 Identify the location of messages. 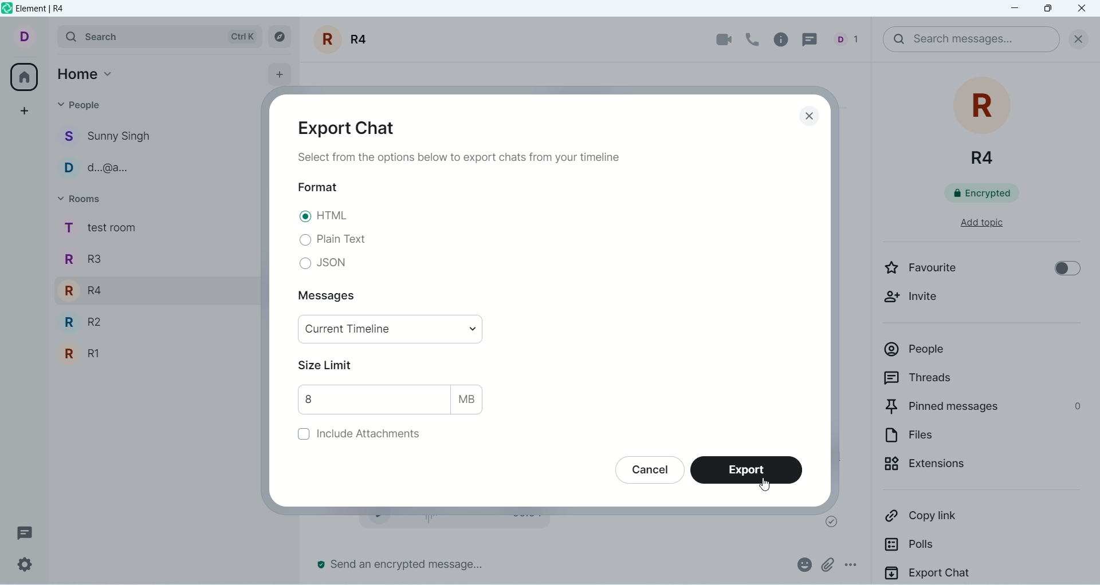
(333, 297).